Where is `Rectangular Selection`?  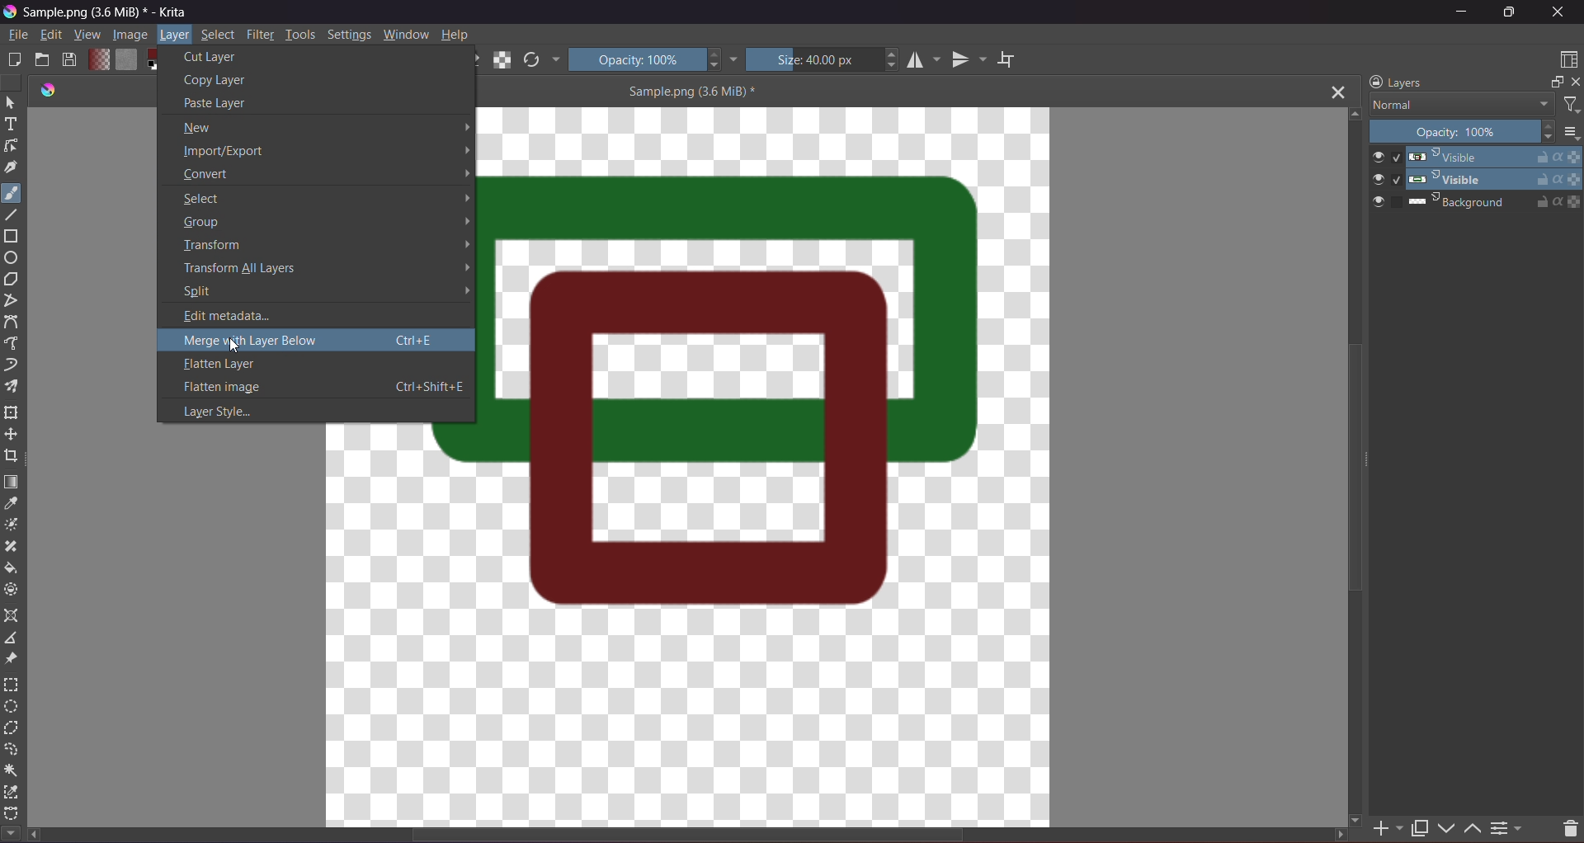 Rectangular Selection is located at coordinates (12, 684).